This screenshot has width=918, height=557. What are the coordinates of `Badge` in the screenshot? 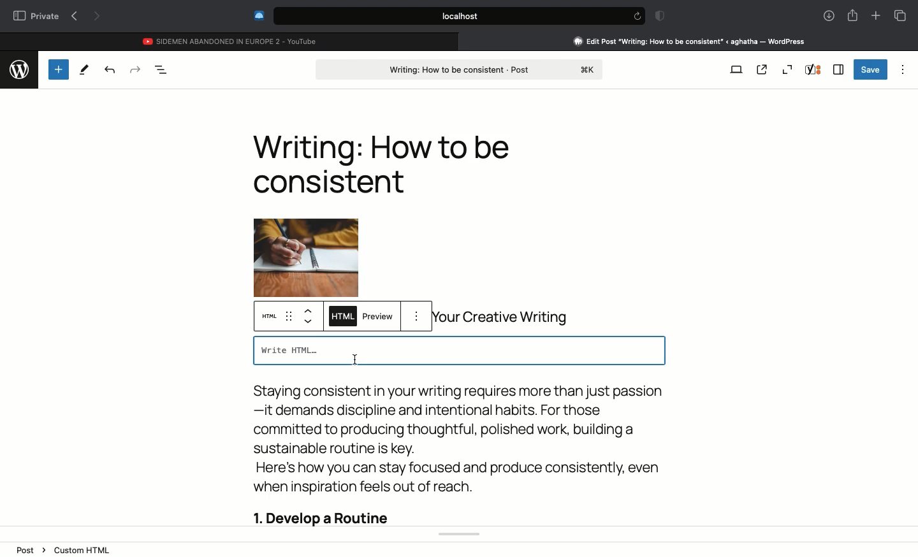 It's located at (658, 17).